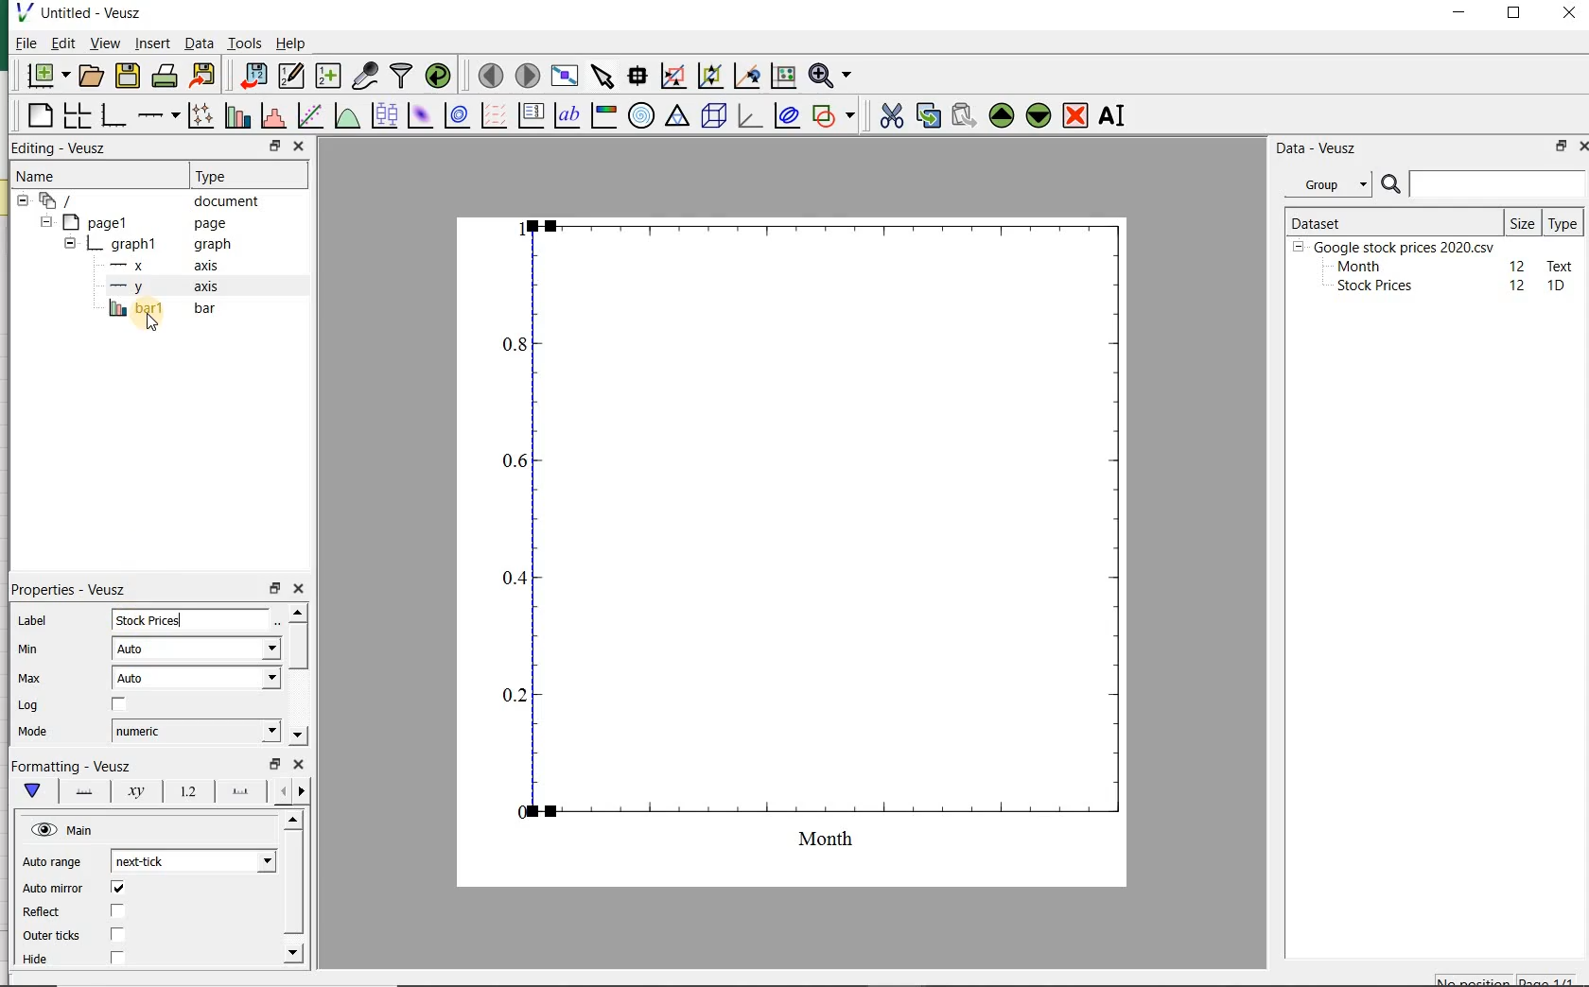  I want to click on new document, so click(47, 77).